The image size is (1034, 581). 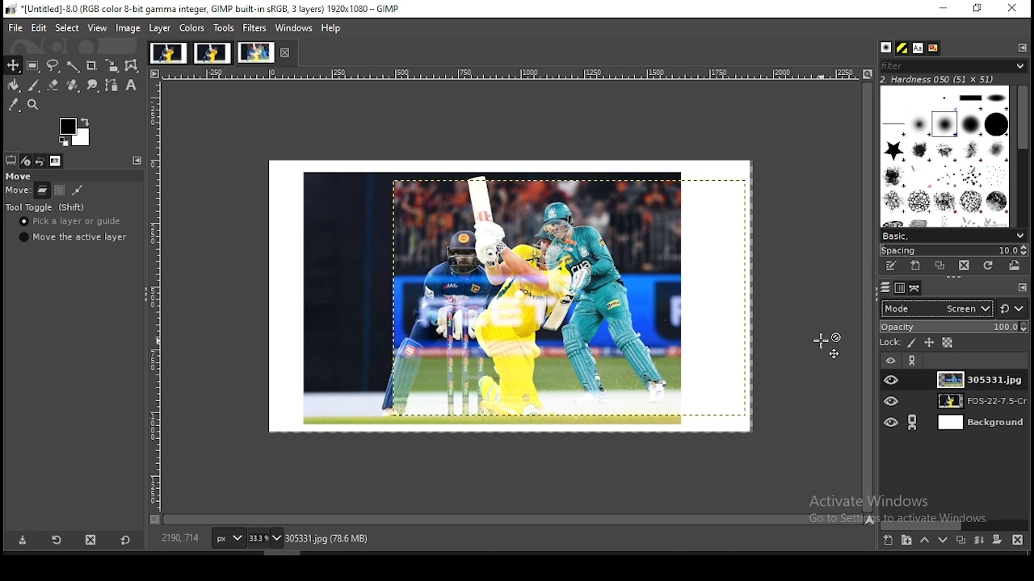 I want to click on undo paths, so click(x=78, y=190).